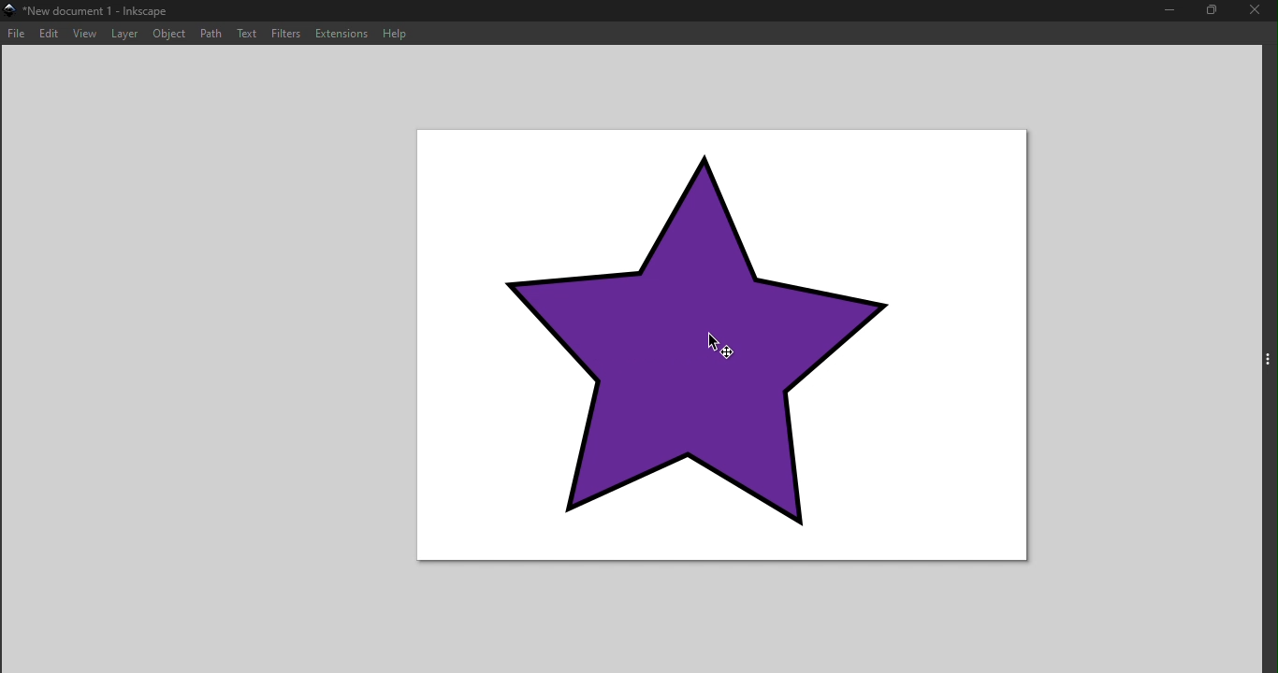 The image size is (1278, 673). I want to click on cursor, so click(715, 340).